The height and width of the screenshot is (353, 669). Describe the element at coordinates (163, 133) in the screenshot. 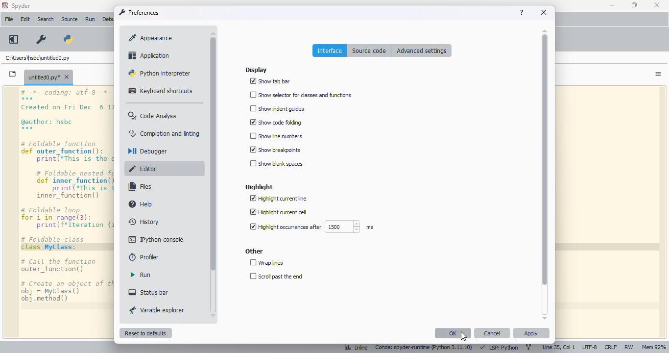

I see `completion and linting` at that location.